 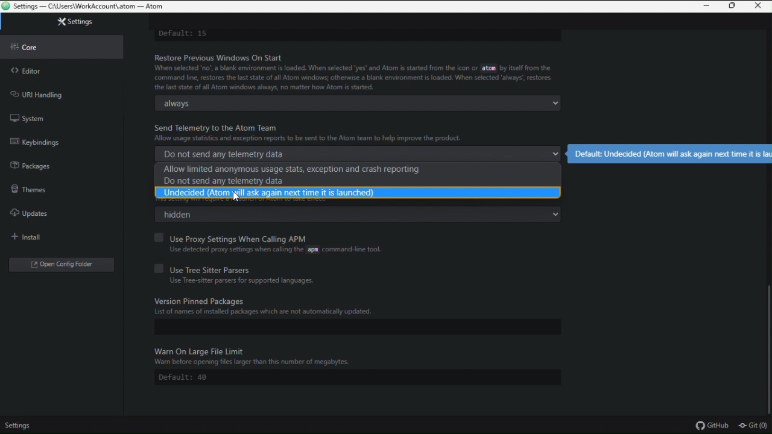 What do you see at coordinates (365, 105) in the screenshot?
I see `always ` at bounding box center [365, 105].